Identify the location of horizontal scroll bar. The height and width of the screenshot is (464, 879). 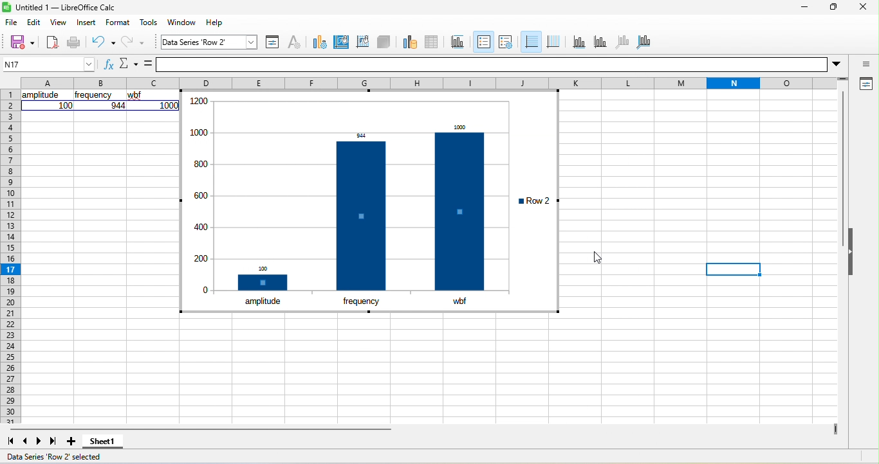
(201, 429).